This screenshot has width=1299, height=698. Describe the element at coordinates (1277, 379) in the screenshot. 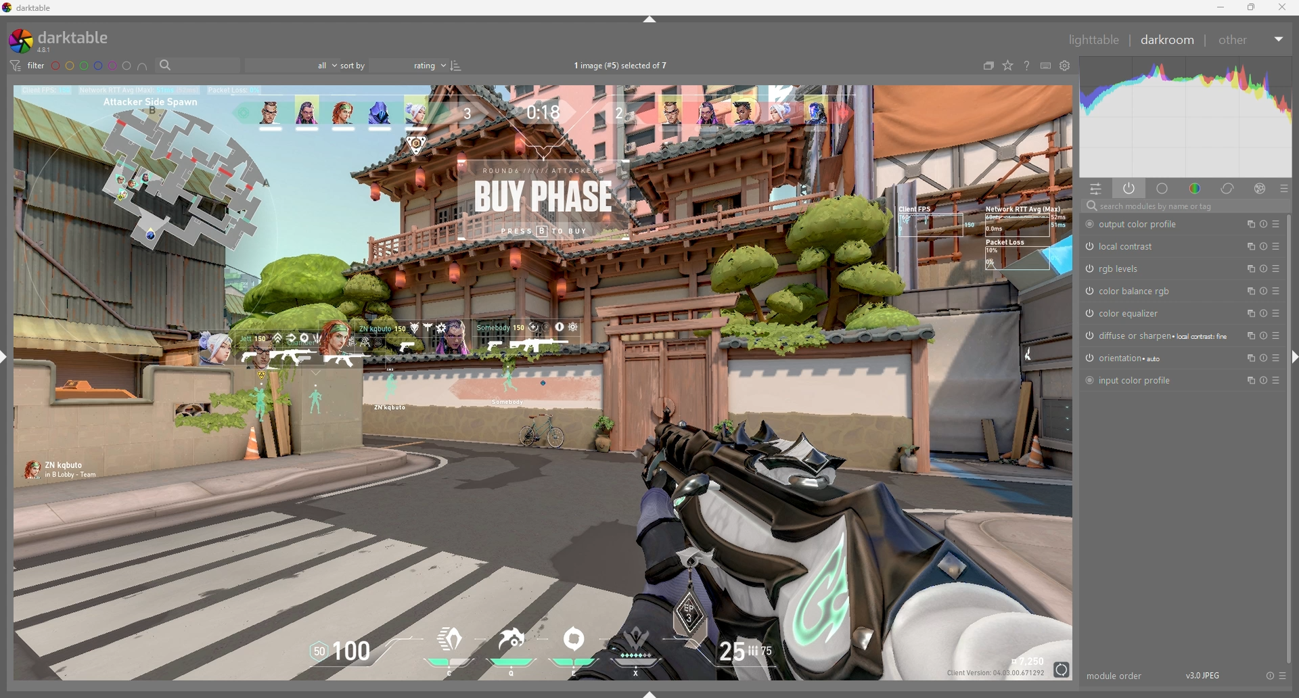

I see `presets` at that location.